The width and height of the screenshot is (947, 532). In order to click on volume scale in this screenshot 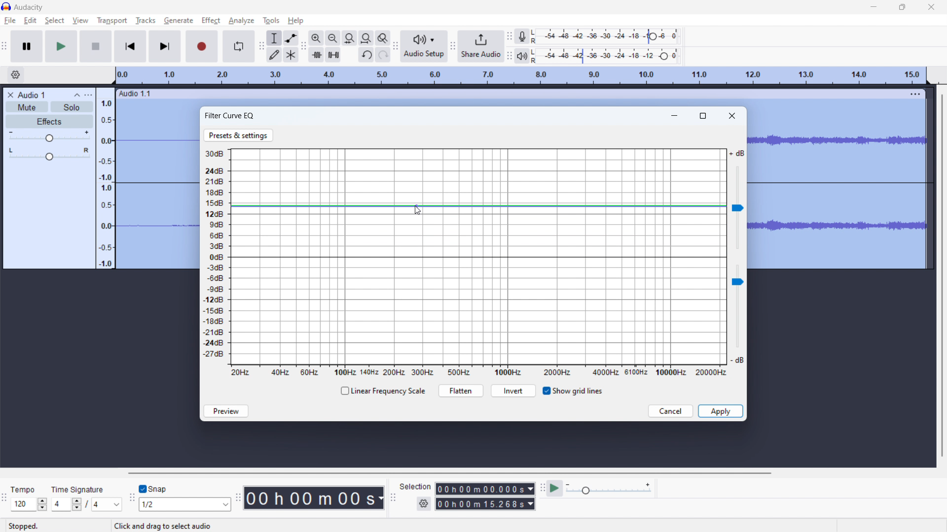, I will do `click(213, 257)`.